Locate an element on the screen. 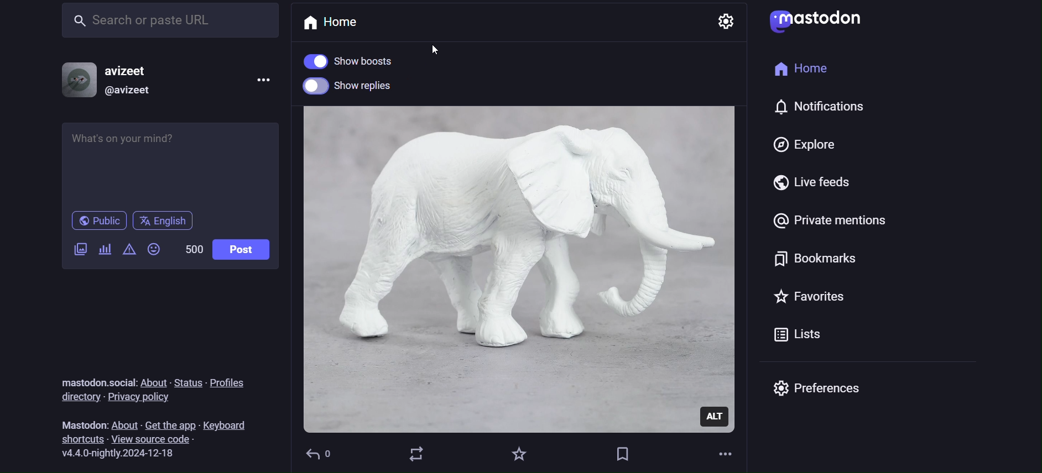 This screenshot has width=1042, height=473. menu is located at coordinates (259, 83).